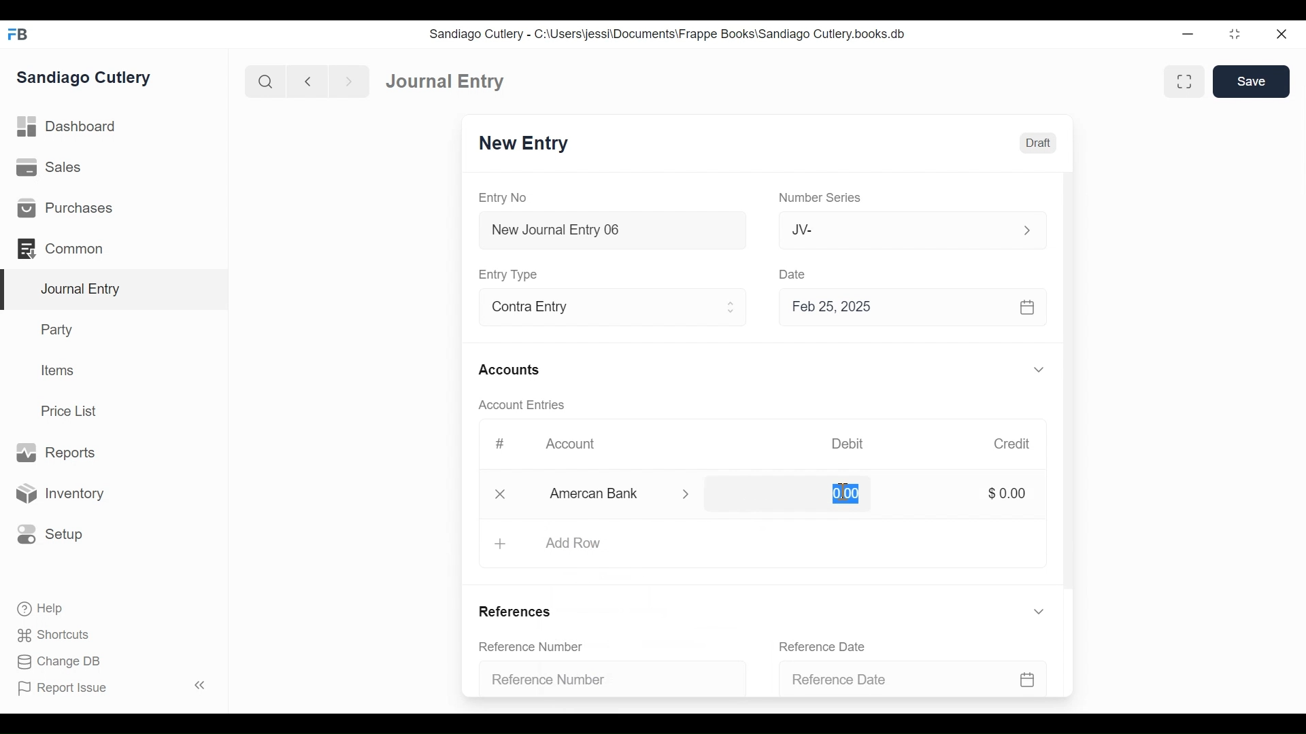 The image size is (1306, 734). I want to click on Shortcuts, so click(57, 635).